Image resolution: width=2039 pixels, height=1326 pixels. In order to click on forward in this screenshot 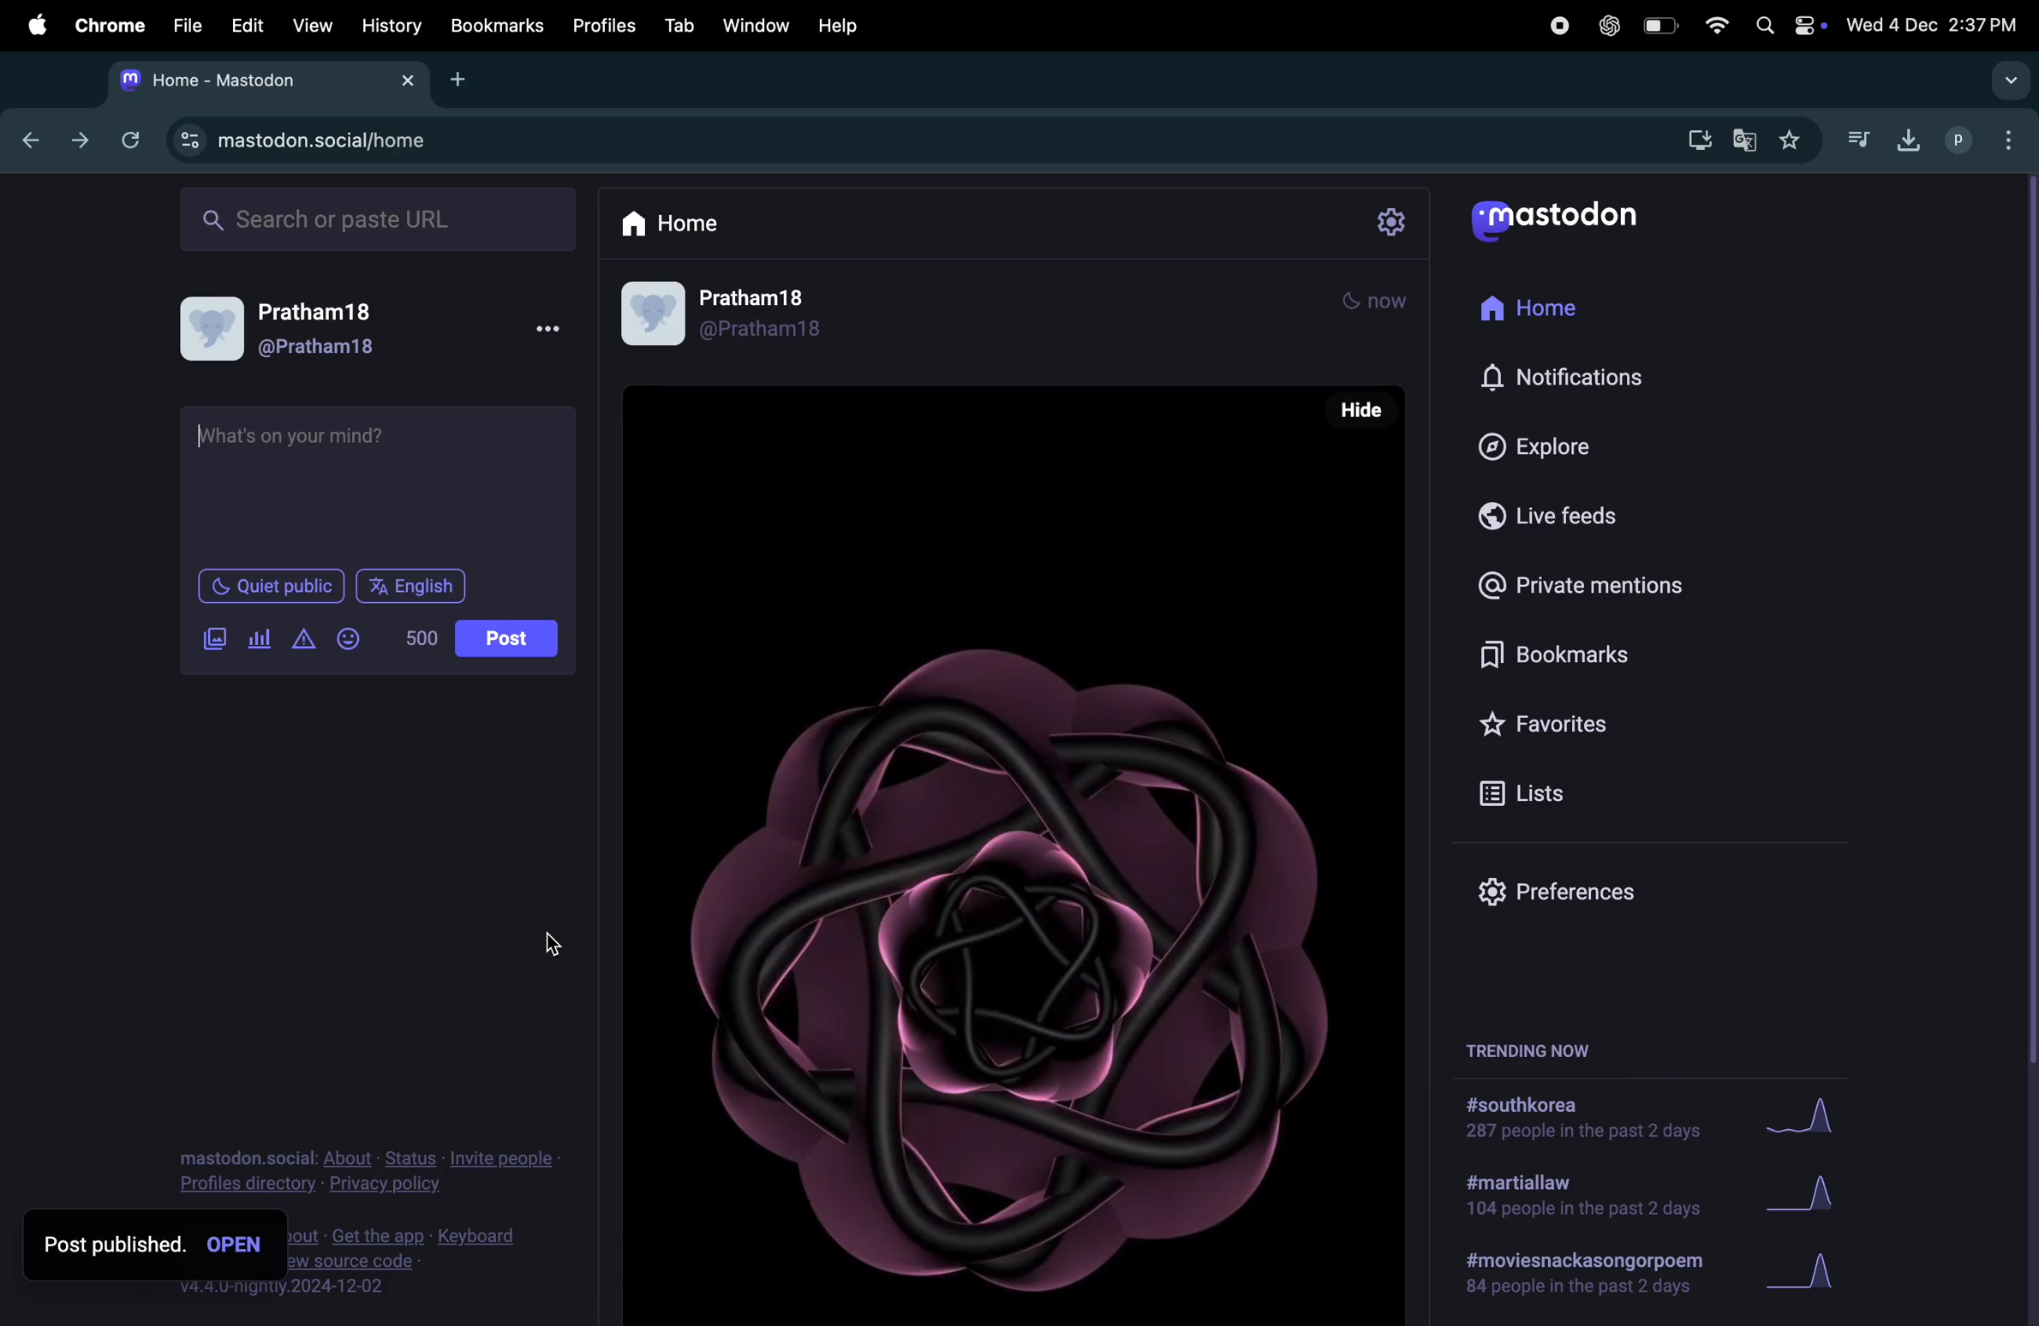, I will do `click(80, 138)`.